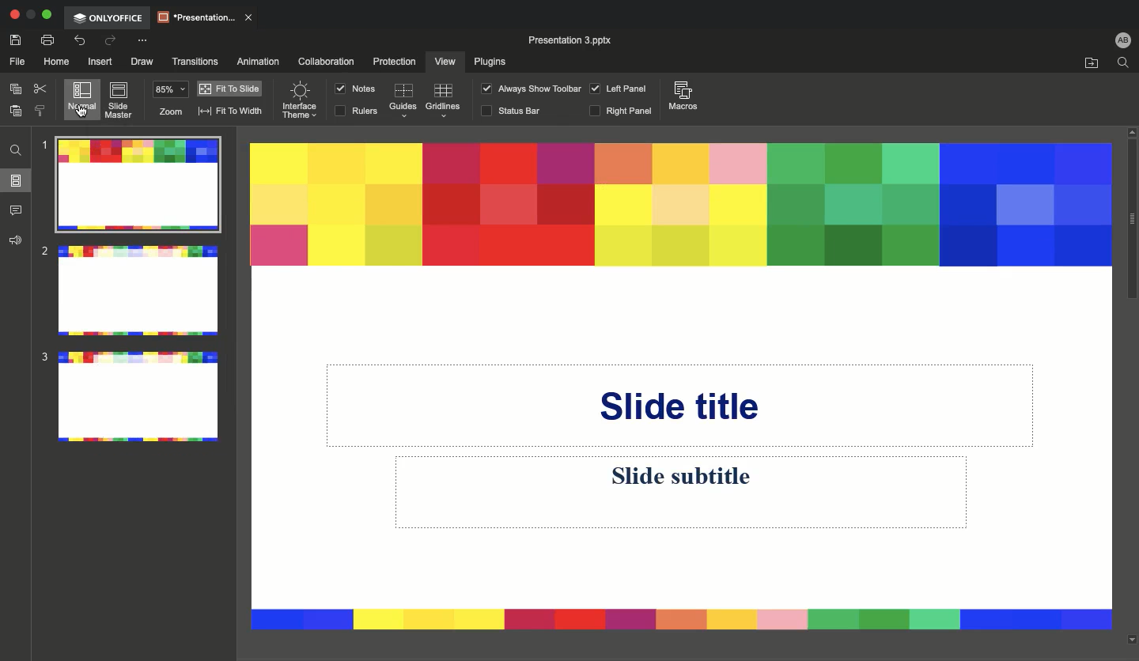  I want to click on Comments, so click(18, 211).